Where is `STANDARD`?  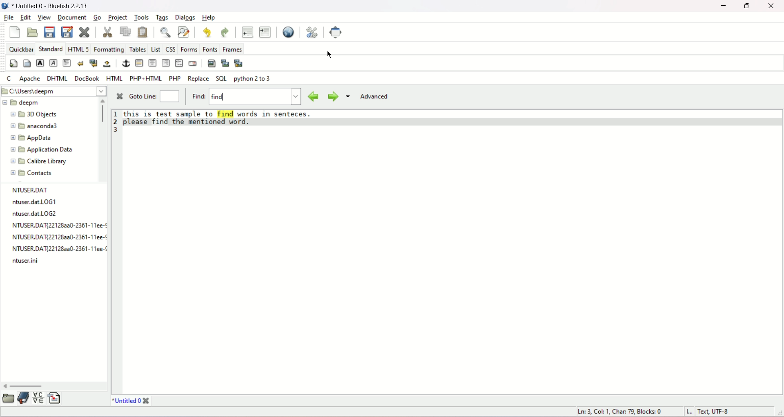
STANDARD is located at coordinates (51, 49).